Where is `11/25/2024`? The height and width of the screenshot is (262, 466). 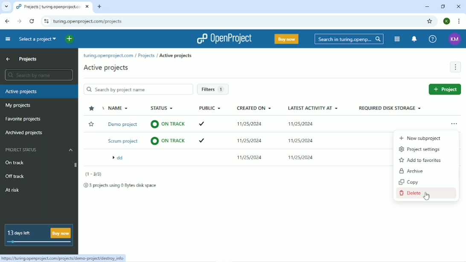
11/25/2024 is located at coordinates (246, 157).